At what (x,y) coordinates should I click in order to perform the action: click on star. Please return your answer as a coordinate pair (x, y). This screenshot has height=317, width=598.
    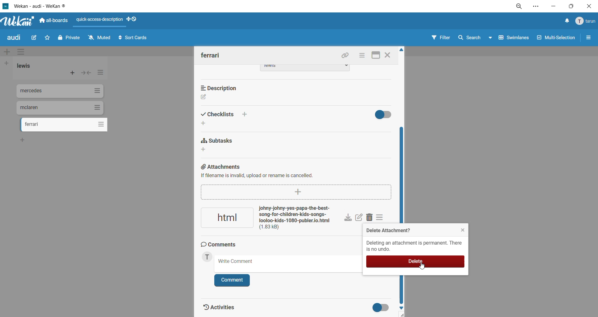
    Looking at the image, I should click on (49, 37).